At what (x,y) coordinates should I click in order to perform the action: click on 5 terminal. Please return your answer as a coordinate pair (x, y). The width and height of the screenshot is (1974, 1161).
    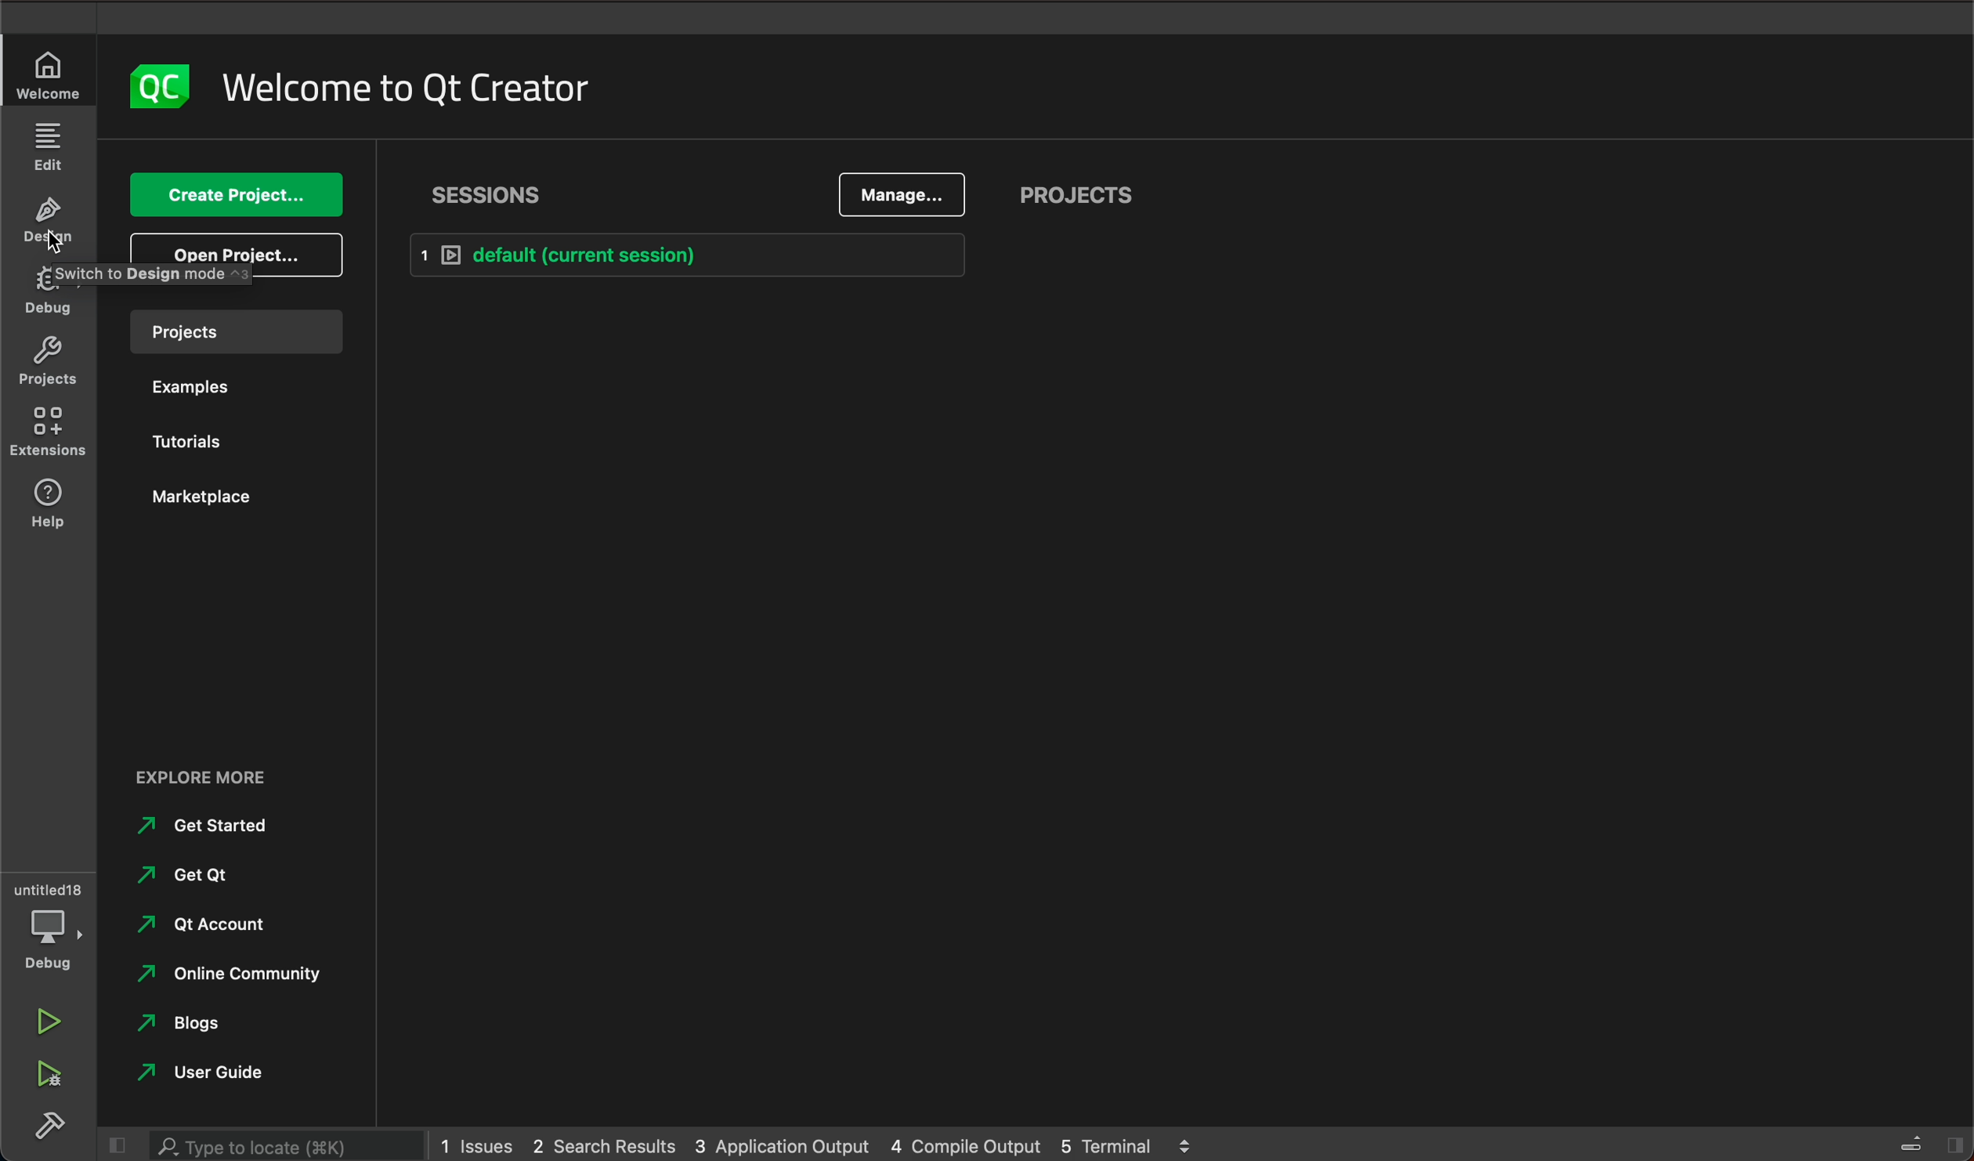
    Looking at the image, I should click on (1124, 1145).